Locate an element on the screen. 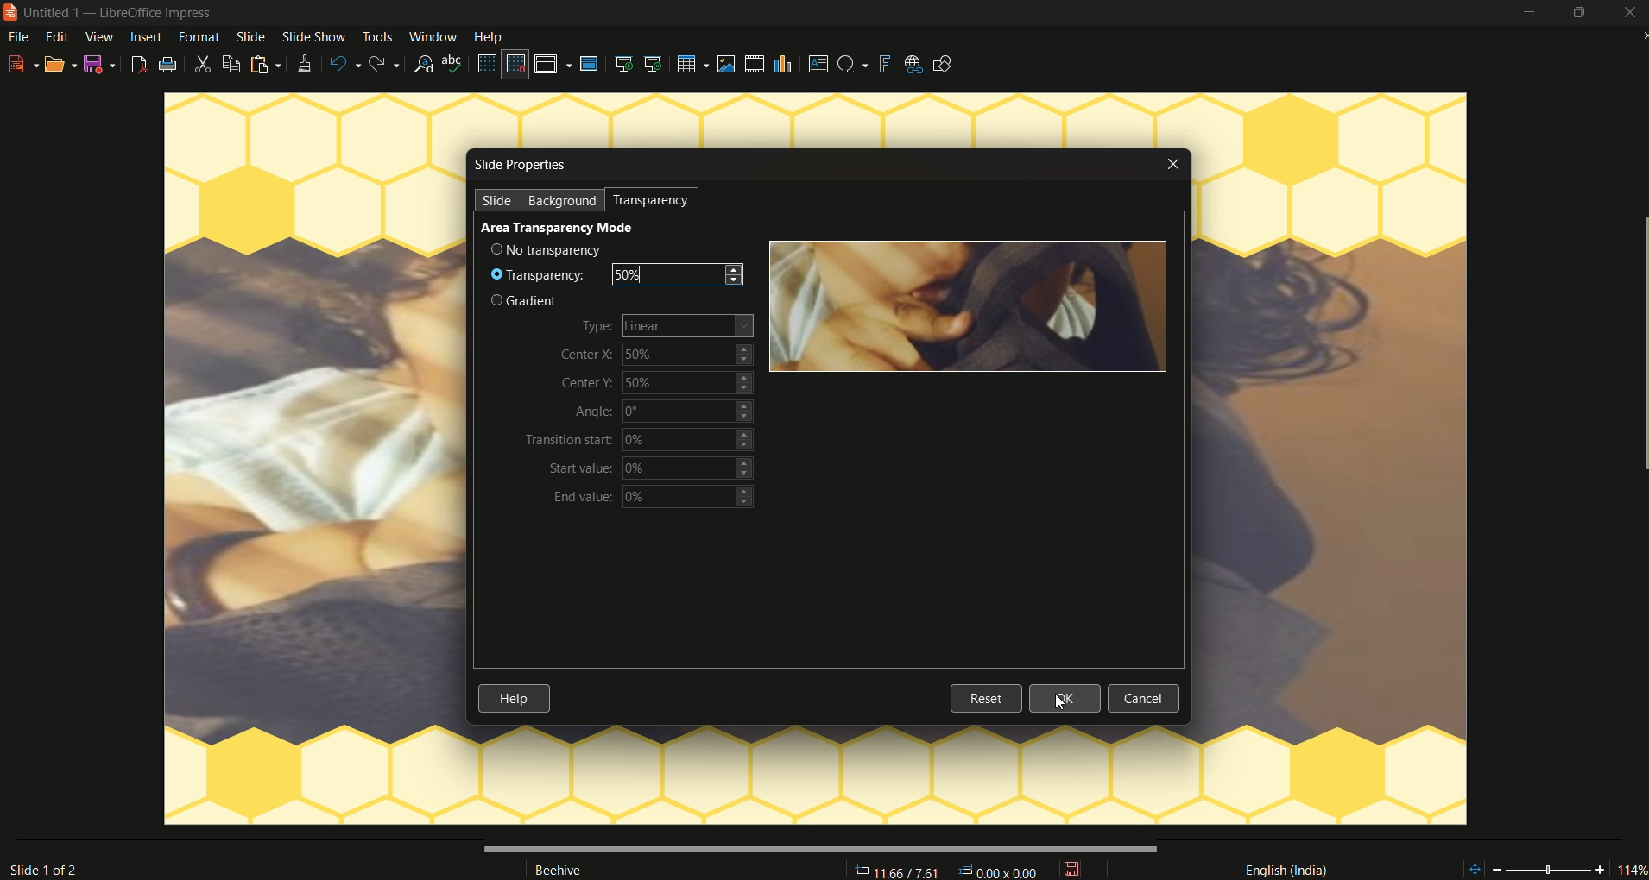 The width and height of the screenshot is (1649, 880). angle is located at coordinates (594, 411).